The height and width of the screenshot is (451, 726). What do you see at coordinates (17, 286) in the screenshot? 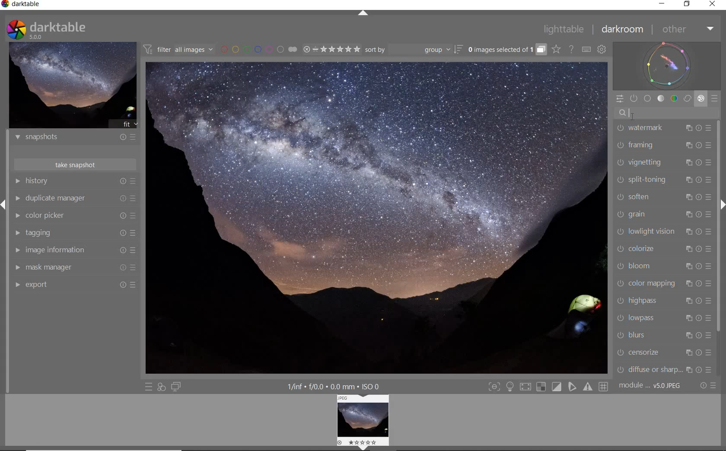
I see `EXPORT` at bounding box center [17, 286].